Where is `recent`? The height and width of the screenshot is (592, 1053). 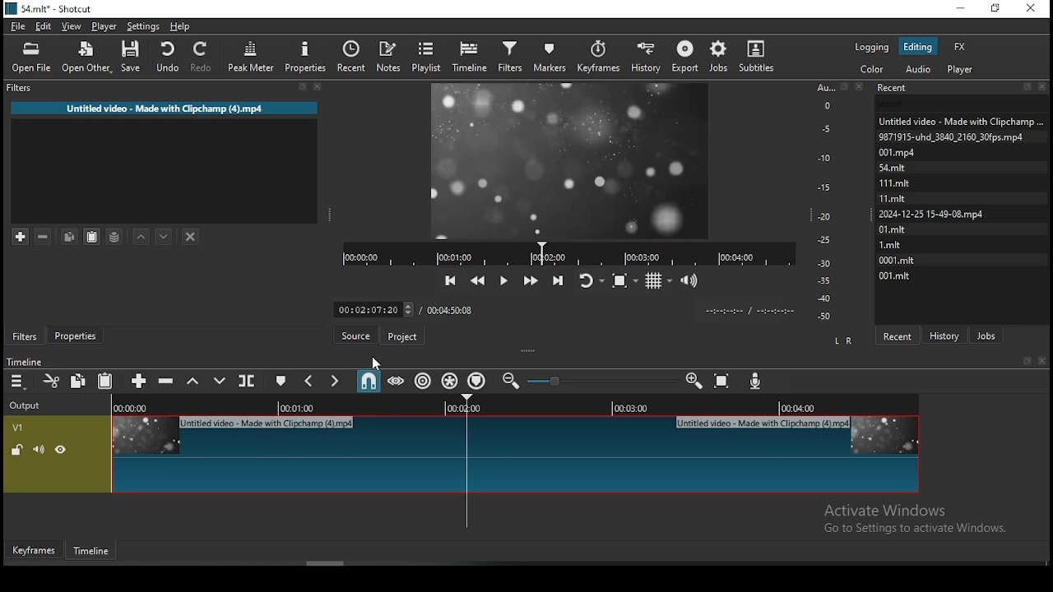 recent is located at coordinates (901, 335).